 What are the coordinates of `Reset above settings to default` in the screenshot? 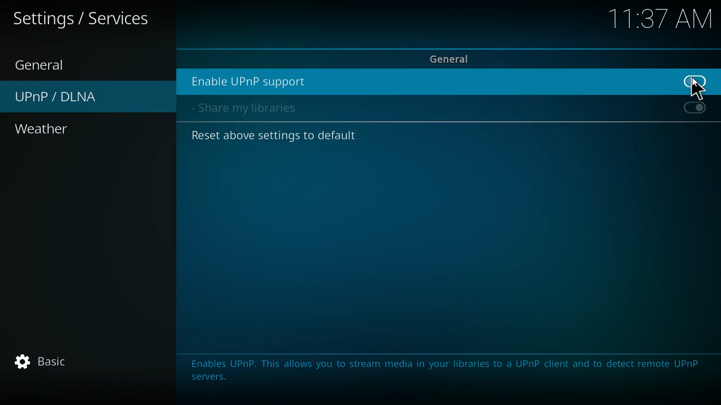 It's located at (276, 138).